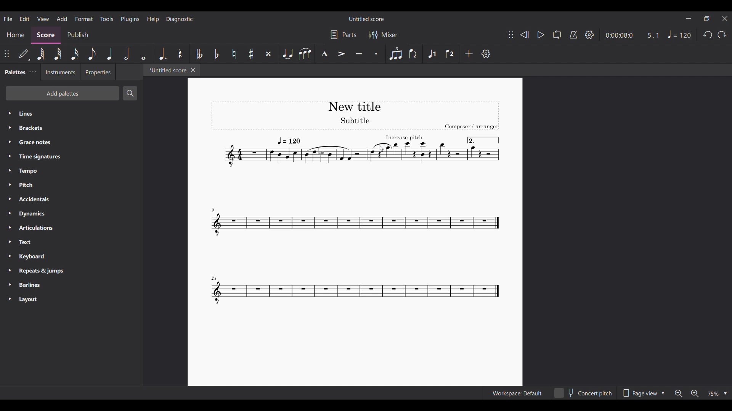 This screenshot has width=732, height=411. Describe the element at coordinates (71, 285) in the screenshot. I see `Barlines` at that location.